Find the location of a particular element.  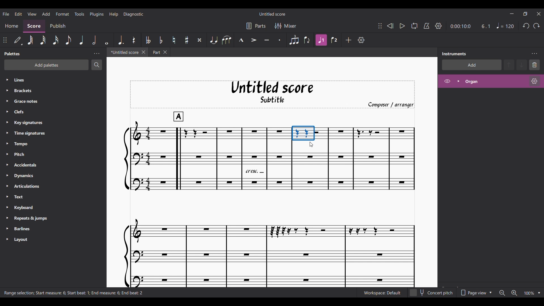

Accent is located at coordinates (254, 40).